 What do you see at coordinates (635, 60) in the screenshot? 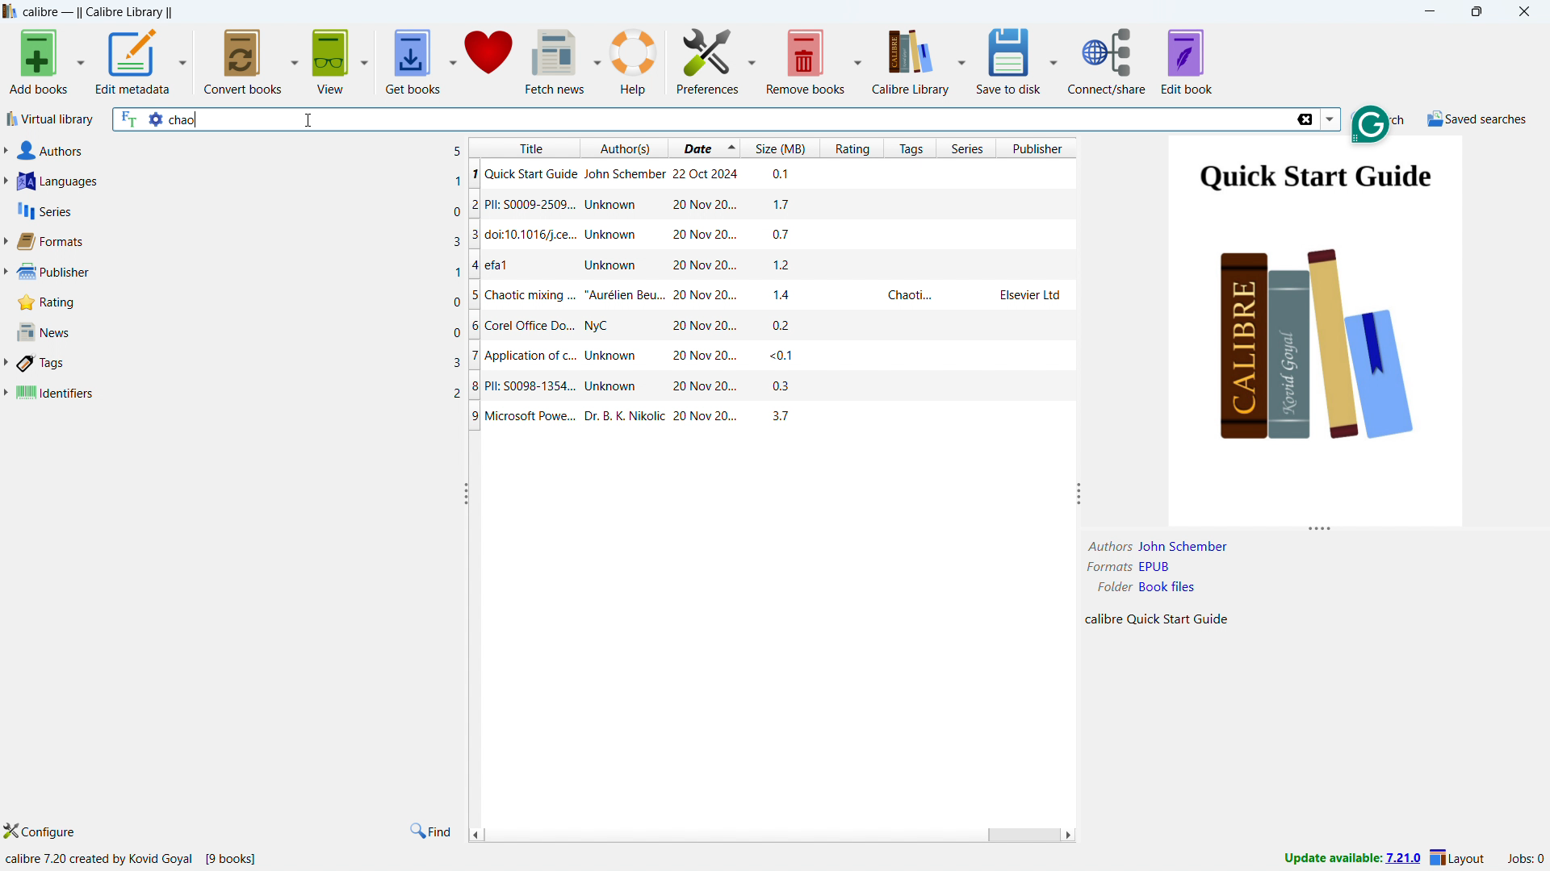
I see `help` at bounding box center [635, 60].